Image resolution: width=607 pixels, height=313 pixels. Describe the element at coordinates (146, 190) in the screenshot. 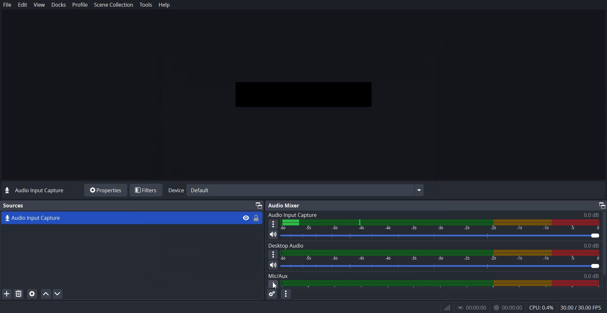

I see `Filters` at that location.